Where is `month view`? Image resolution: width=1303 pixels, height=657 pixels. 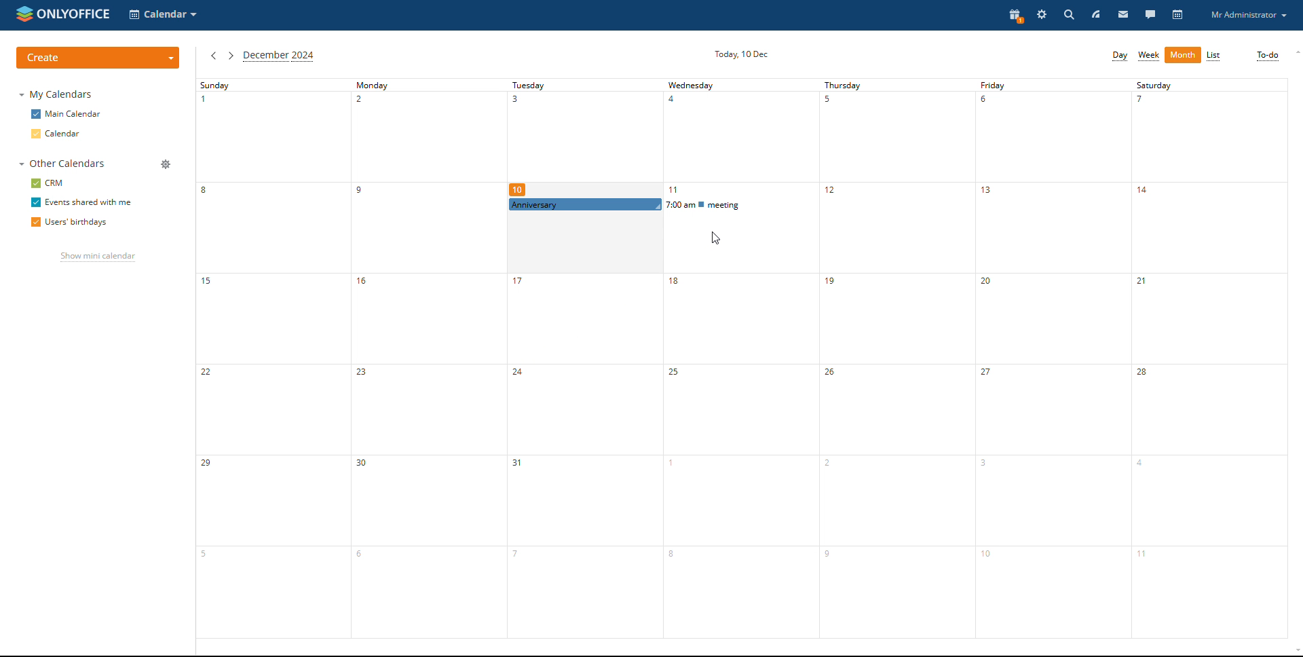 month view is located at coordinates (1183, 55).